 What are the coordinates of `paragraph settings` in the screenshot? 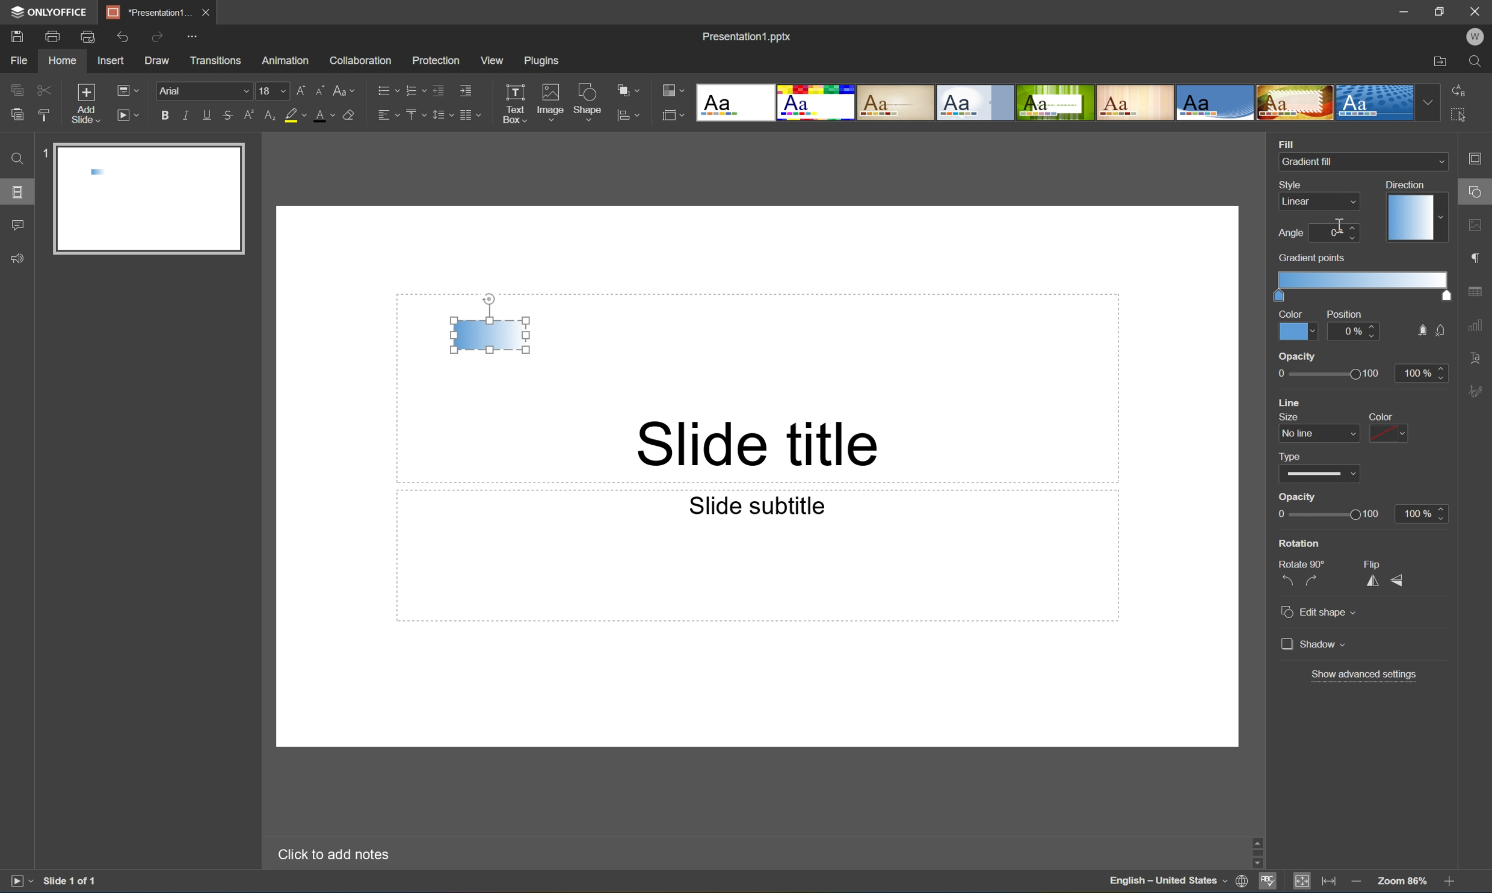 It's located at (1478, 256).